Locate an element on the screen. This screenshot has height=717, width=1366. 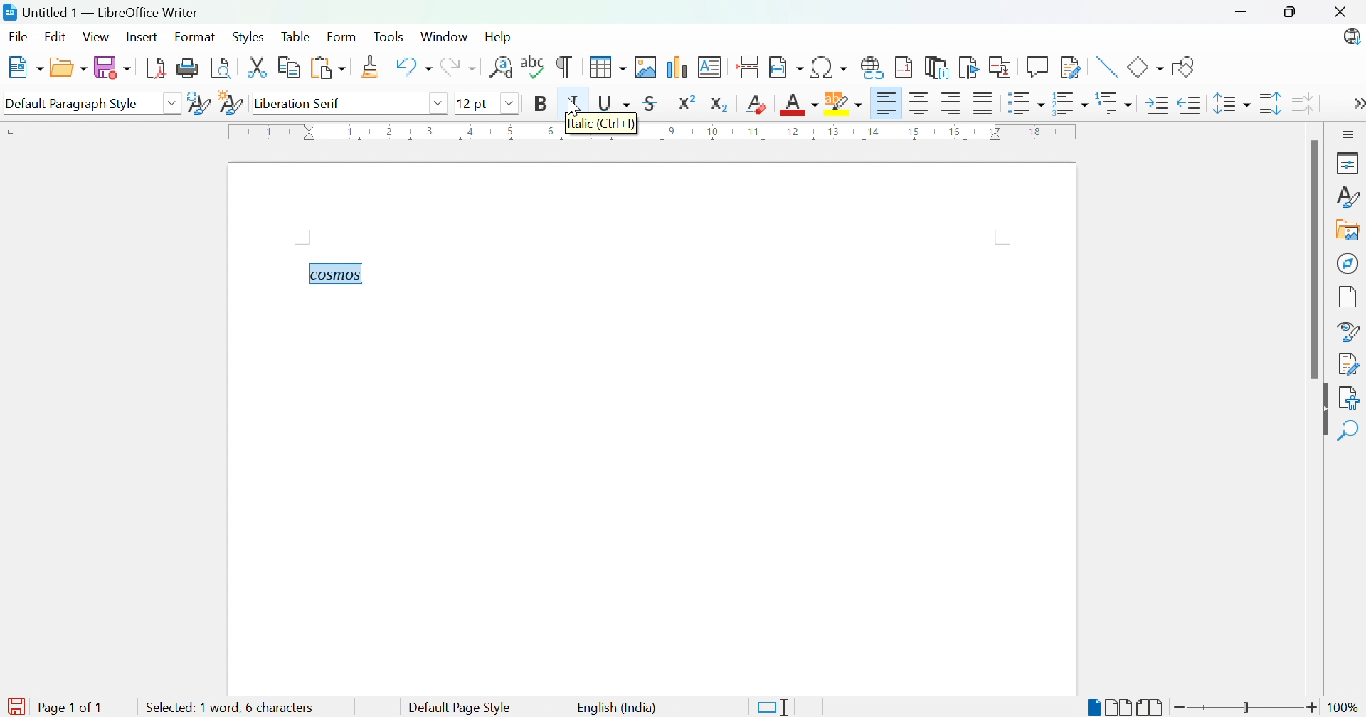
cosmos is located at coordinates (334, 275).